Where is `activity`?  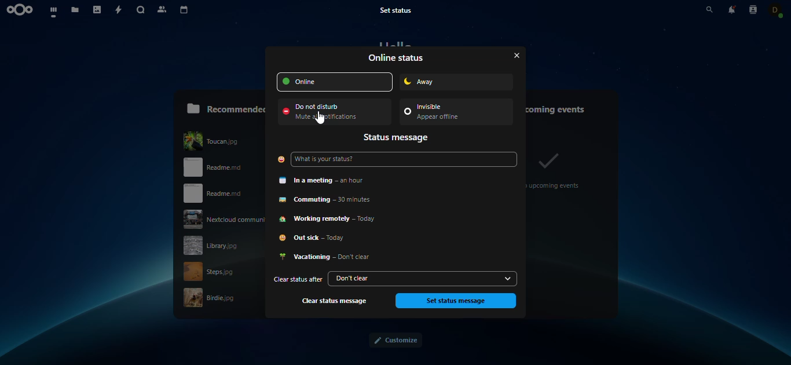 activity is located at coordinates (120, 10).